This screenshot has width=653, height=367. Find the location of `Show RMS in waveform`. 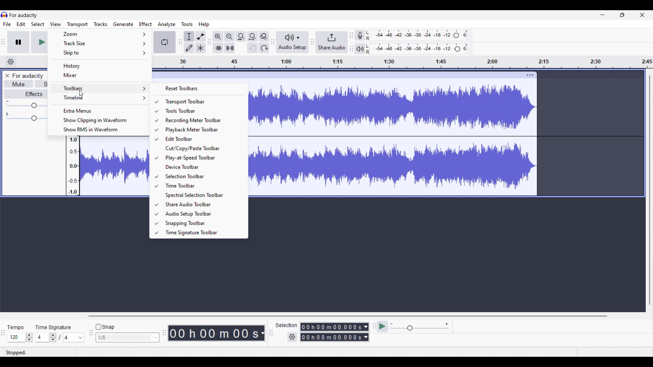

Show RMS in waveform is located at coordinates (98, 130).